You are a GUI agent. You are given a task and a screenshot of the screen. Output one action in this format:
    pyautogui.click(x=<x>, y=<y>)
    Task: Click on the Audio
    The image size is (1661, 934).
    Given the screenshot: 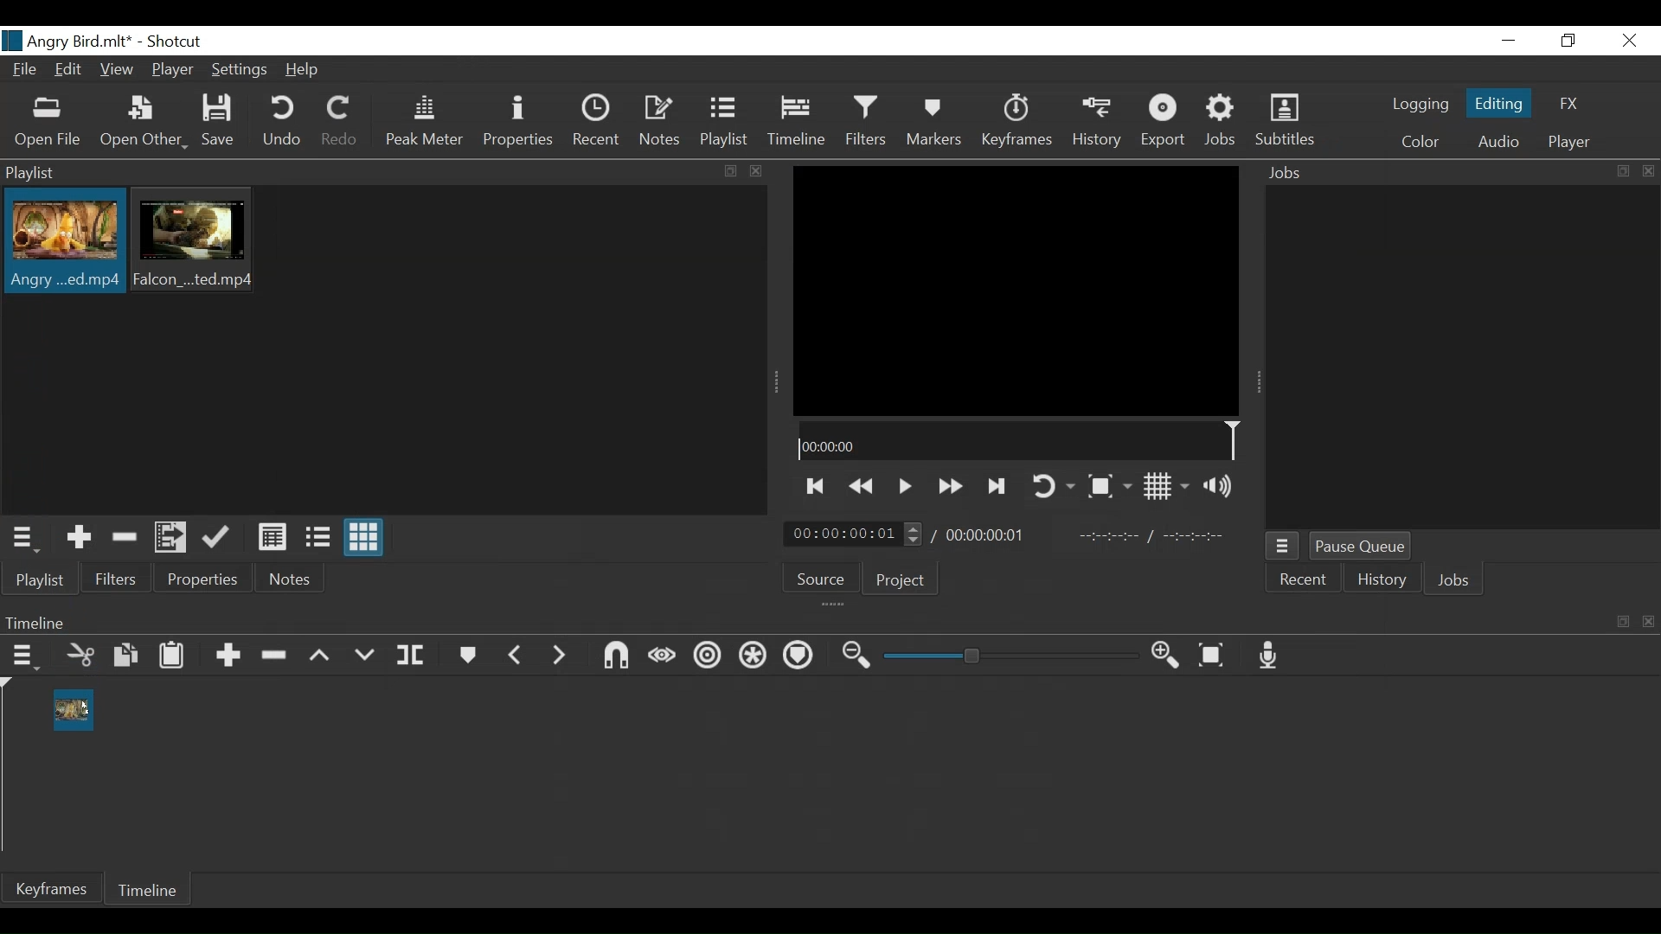 What is the action you would take?
    pyautogui.click(x=1497, y=141)
    